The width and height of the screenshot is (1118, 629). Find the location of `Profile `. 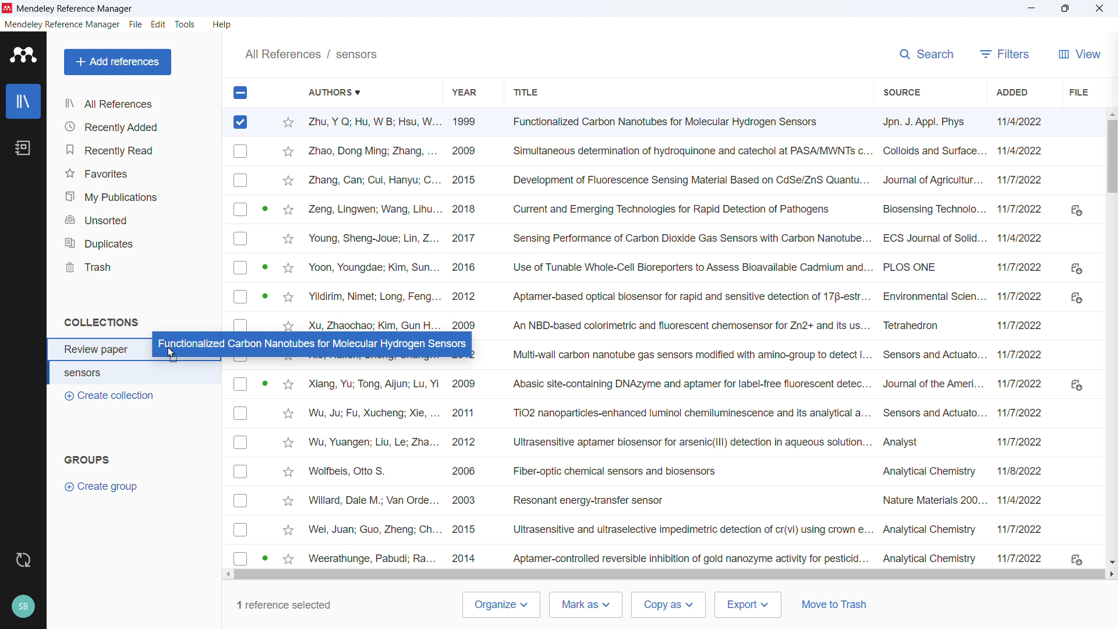

Profile  is located at coordinates (23, 607).